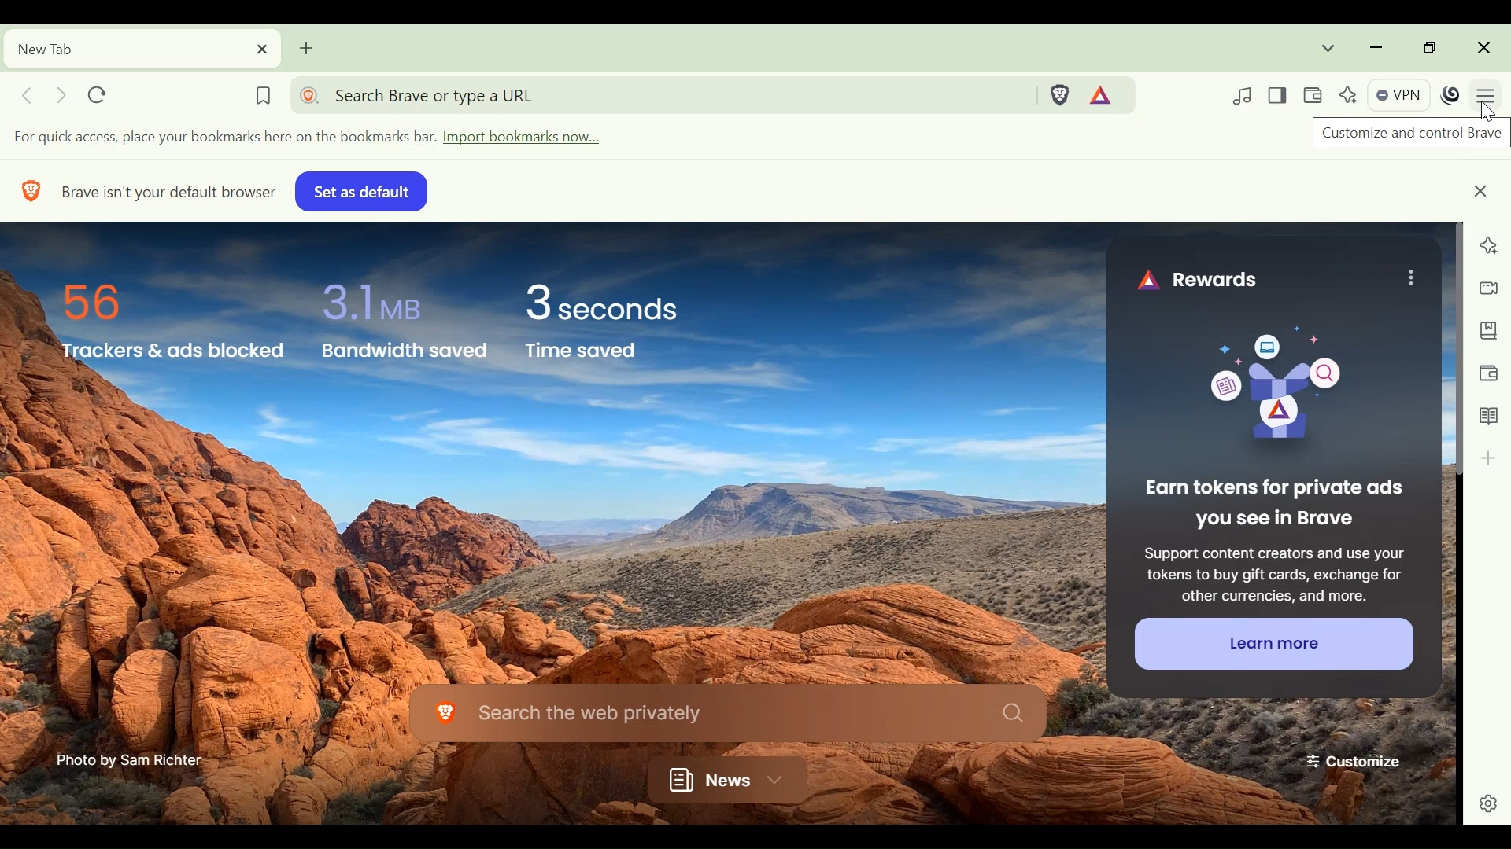  I want to click on Search the web privately, so click(726, 712).